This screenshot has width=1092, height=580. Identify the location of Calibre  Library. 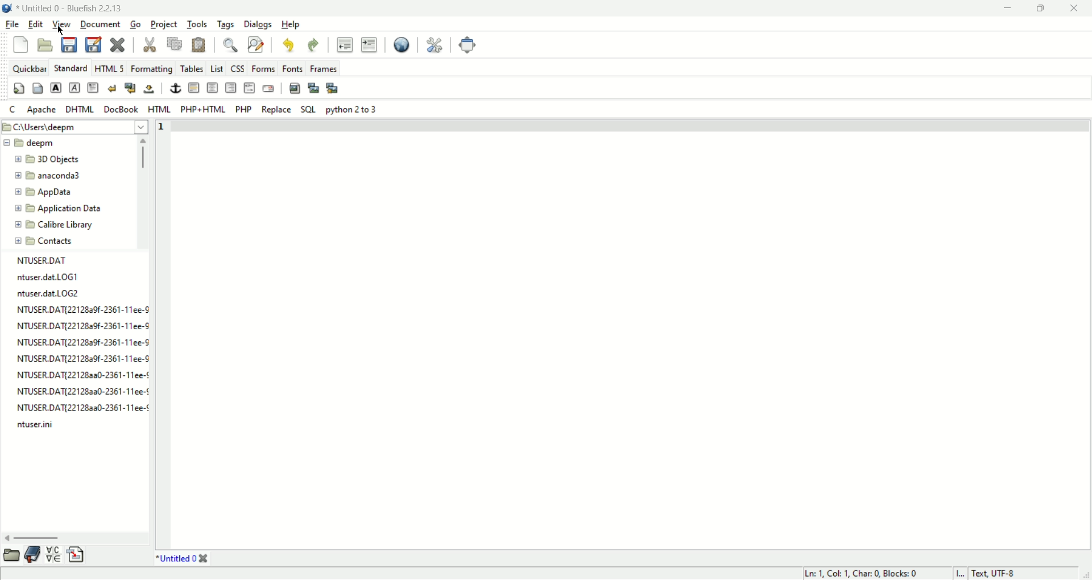
(55, 225).